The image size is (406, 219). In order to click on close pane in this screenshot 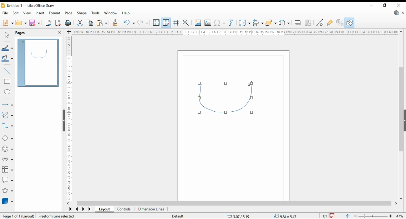, I will do `click(59, 33)`.